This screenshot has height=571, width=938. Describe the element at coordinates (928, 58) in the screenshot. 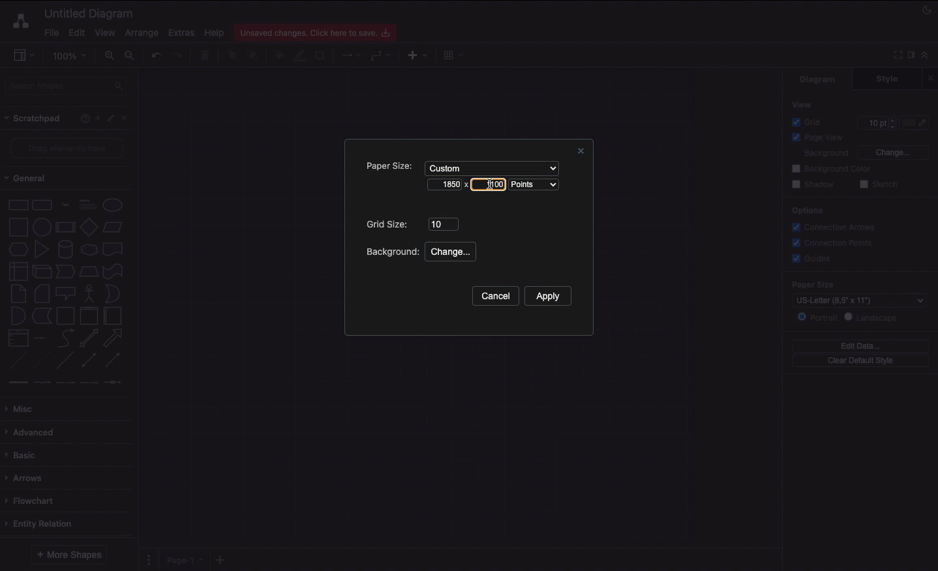

I see `Collapse expand` at that location.